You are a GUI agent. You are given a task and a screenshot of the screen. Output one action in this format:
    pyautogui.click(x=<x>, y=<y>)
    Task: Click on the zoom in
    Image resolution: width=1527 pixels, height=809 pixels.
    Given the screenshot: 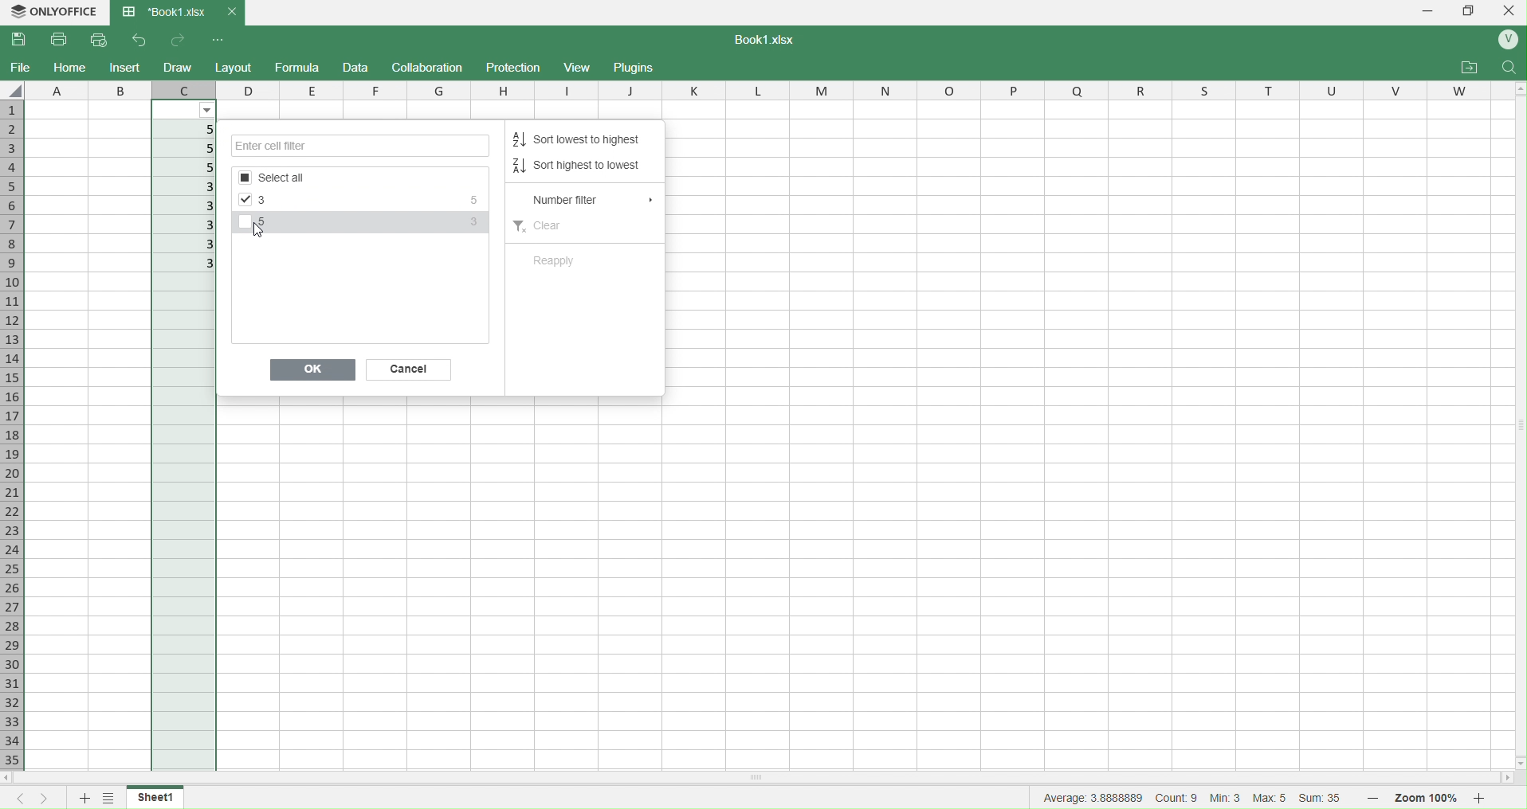 What is the action you would take?
    pyautogui.click(x=1479, y=798)
    